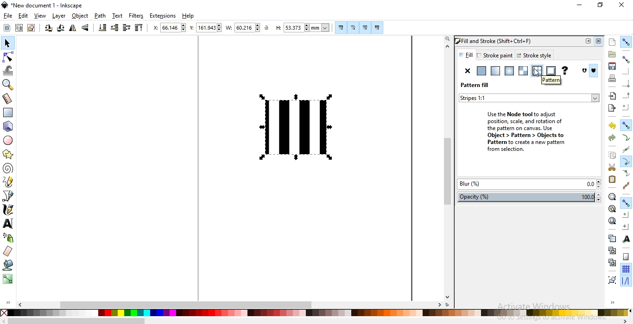 This screenshot has height=324, width=633. I want to click on zoom in or out, so click(9, 84).